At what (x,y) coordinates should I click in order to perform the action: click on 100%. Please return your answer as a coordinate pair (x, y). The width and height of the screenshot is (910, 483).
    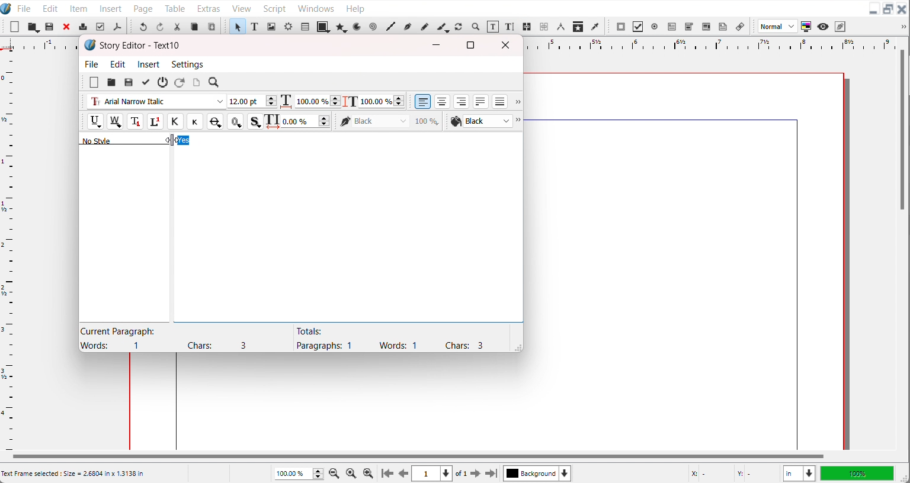
    Looking at the image, I should click on (857, 473).